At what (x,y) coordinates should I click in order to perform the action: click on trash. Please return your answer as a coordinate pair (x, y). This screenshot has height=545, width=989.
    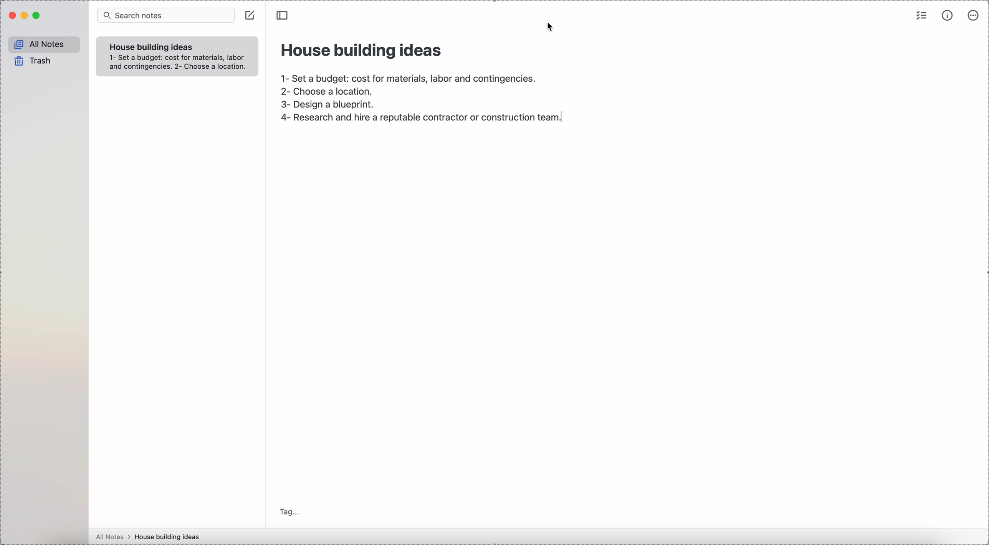
    Looking at the image, I should click on (31, 61).